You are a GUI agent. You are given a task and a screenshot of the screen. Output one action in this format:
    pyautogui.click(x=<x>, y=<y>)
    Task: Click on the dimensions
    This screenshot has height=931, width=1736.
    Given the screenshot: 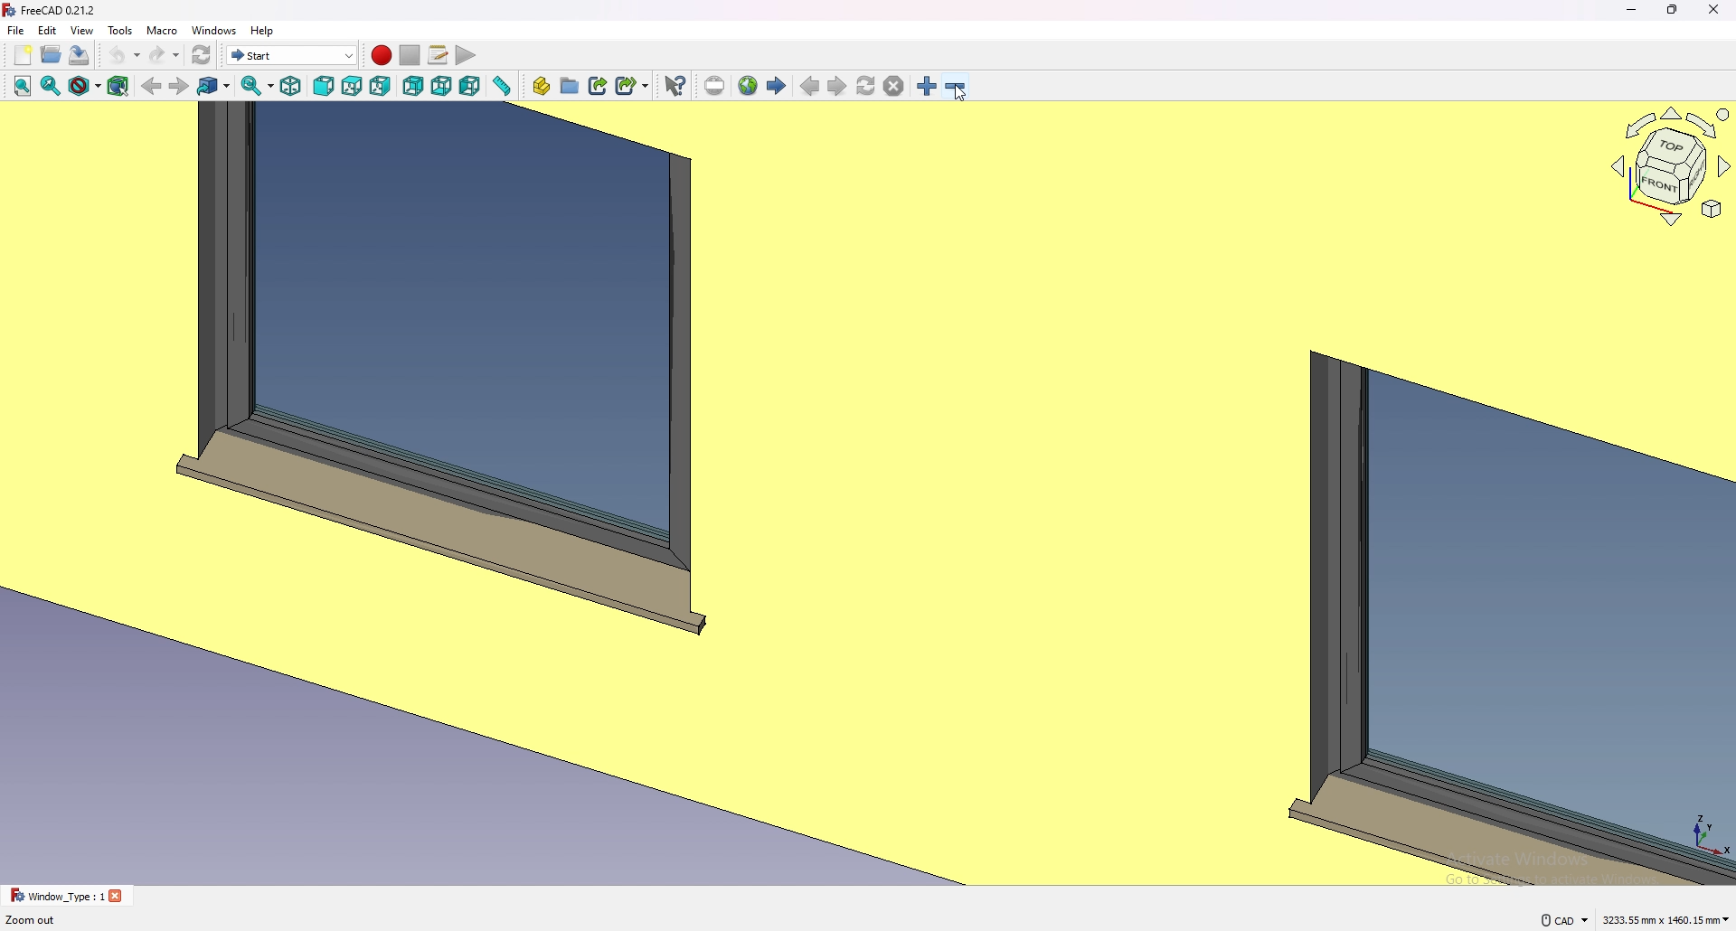 What is the action you would take?
    pyautogui.click(x=1667, y=918)
    